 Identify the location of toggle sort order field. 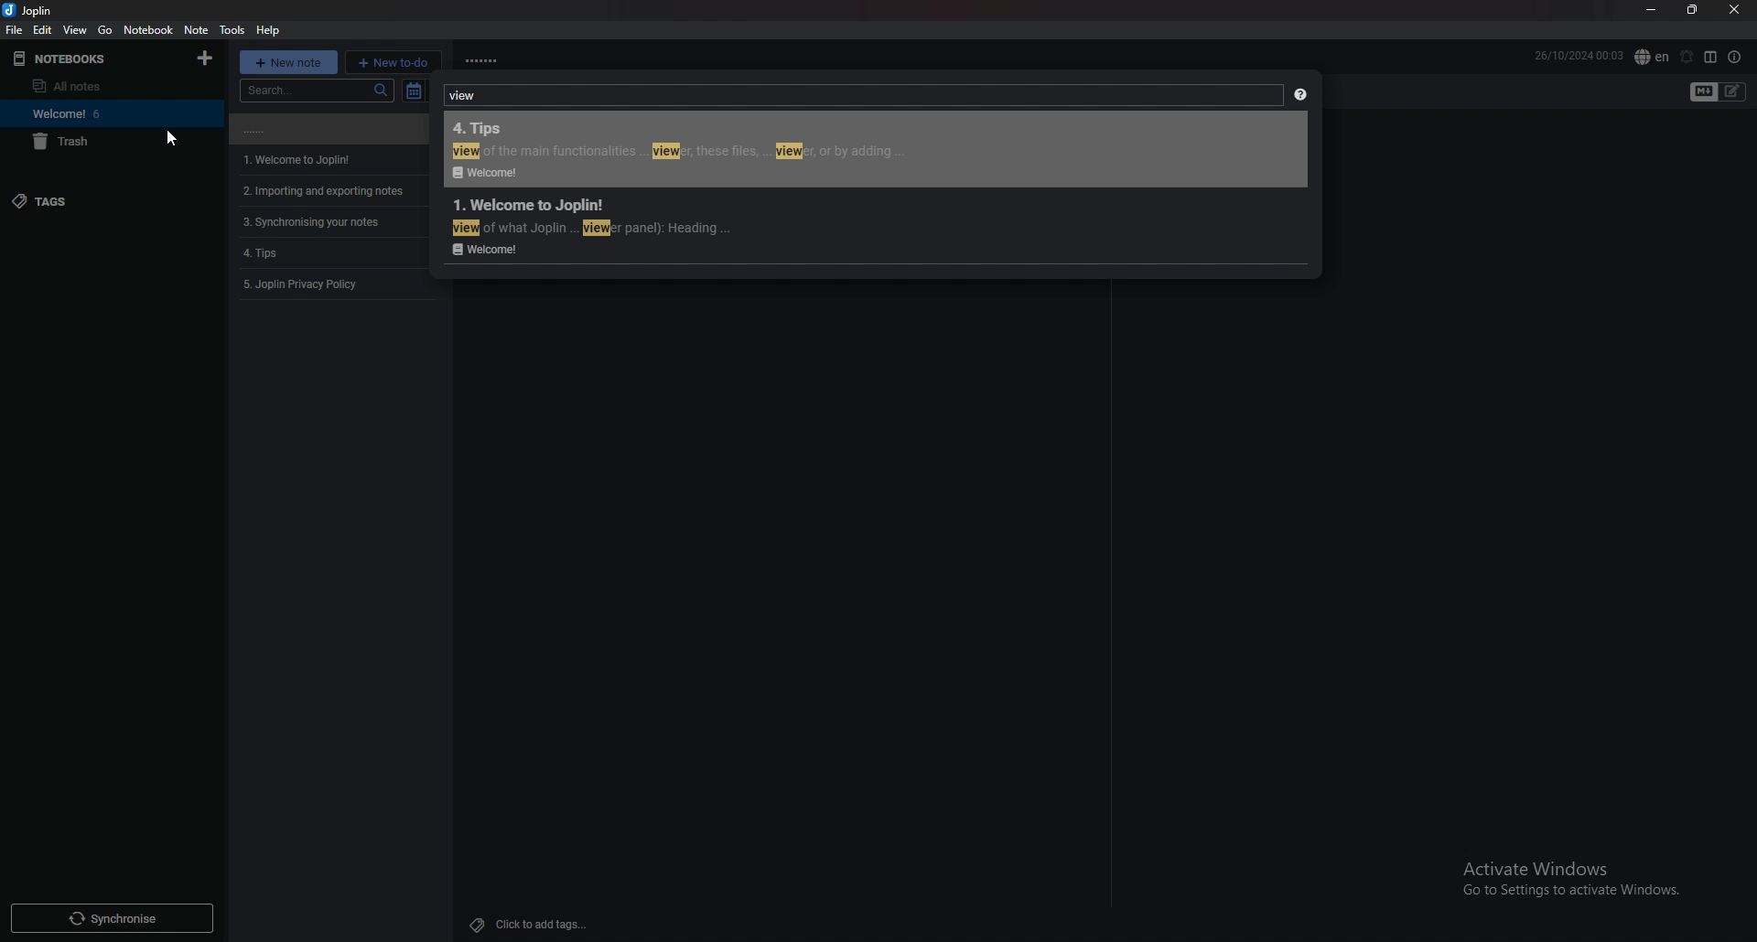
(413, 91).